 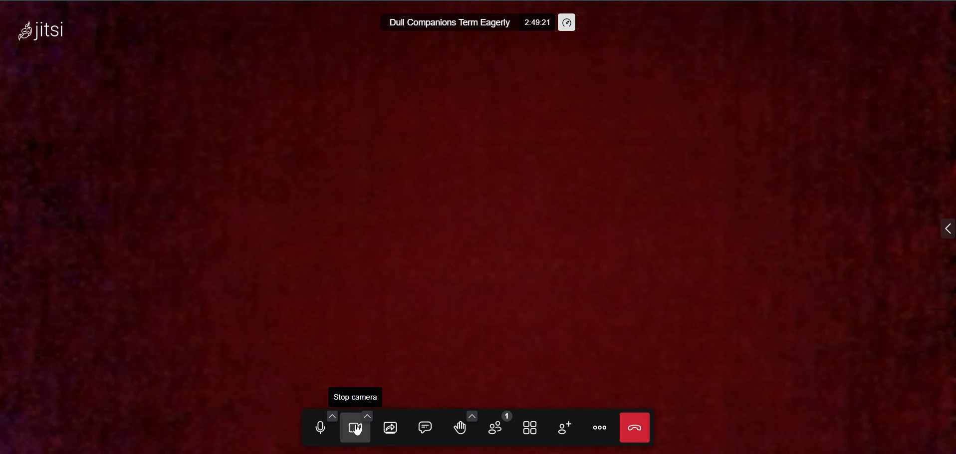 I want to click on more, so click(x=598, y=428).